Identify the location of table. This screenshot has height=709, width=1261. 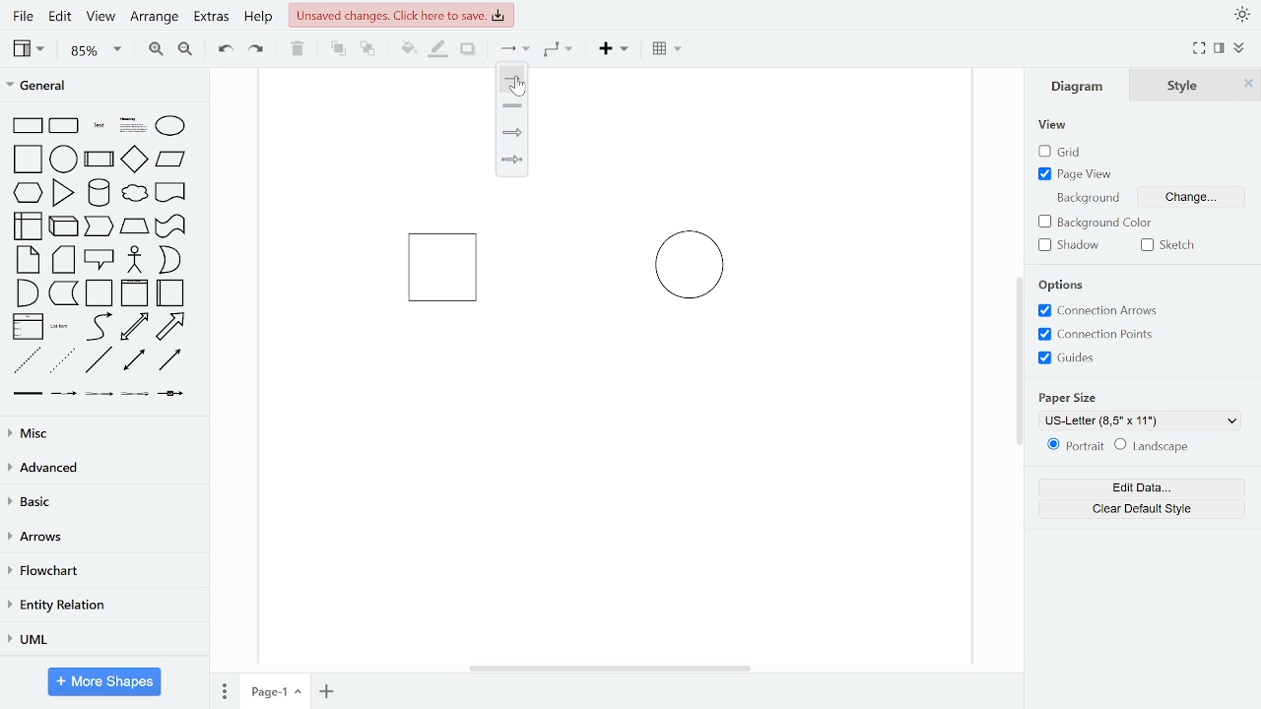
(669, 50).